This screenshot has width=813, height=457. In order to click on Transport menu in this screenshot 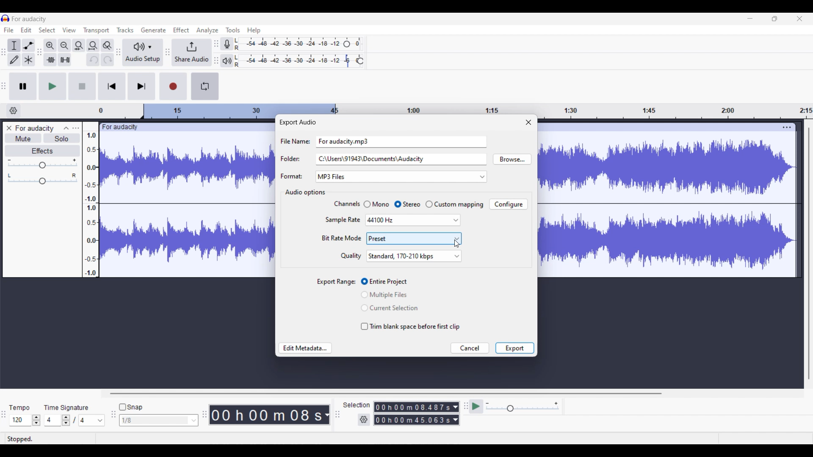, I will do `click(97, 30)`.